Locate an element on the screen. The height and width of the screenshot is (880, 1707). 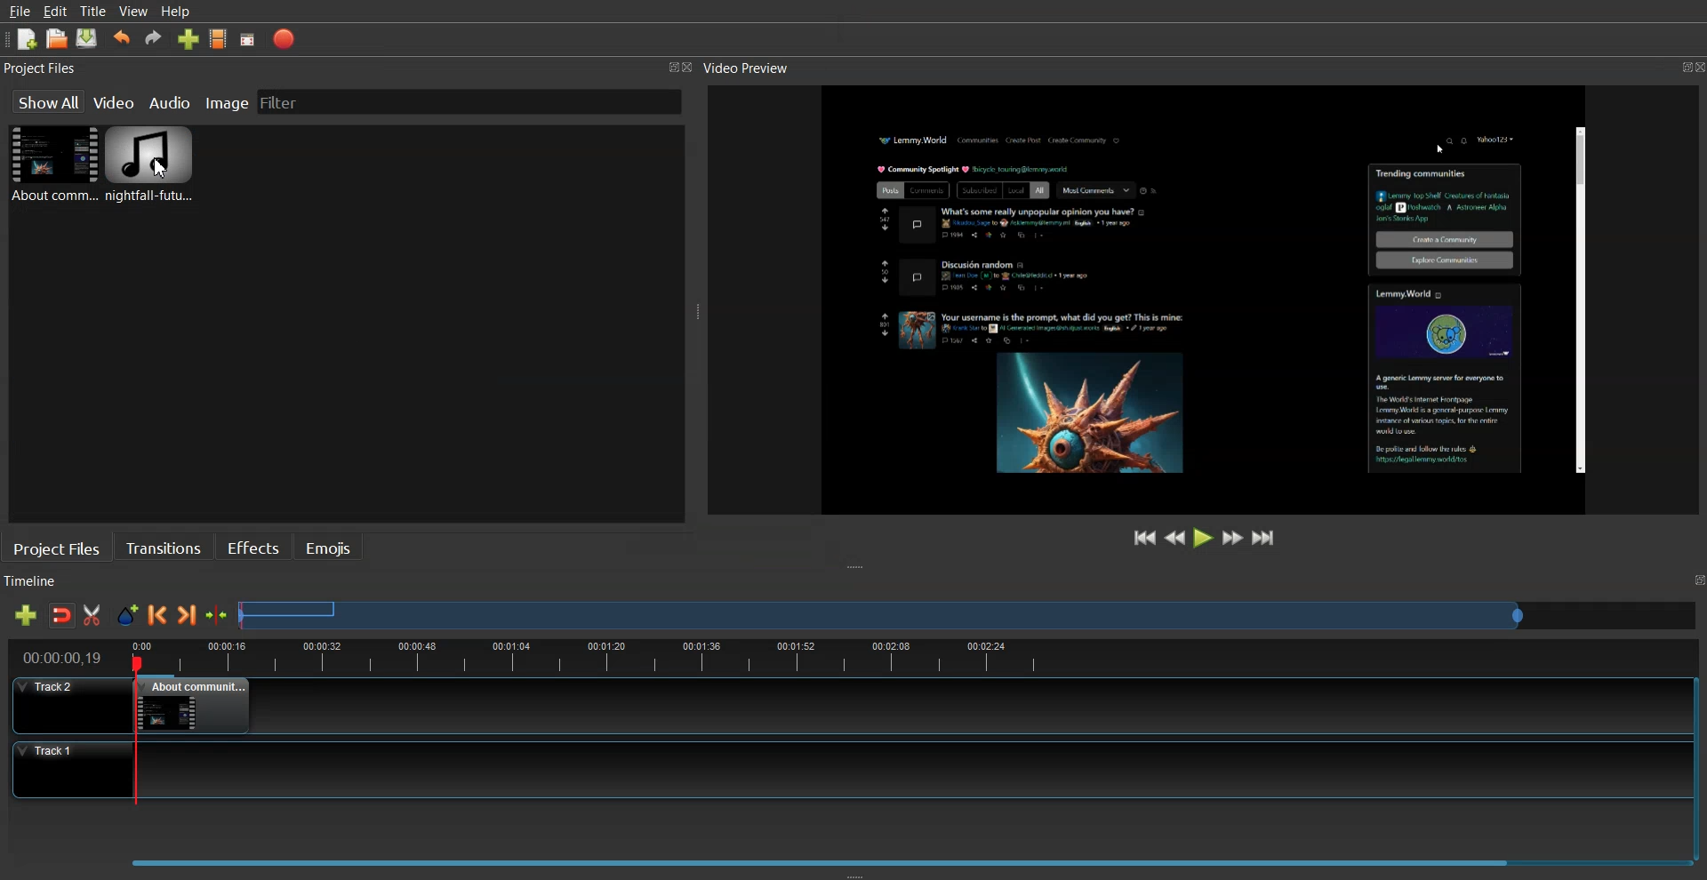
Video Preview is located at coordinates (755, 68).